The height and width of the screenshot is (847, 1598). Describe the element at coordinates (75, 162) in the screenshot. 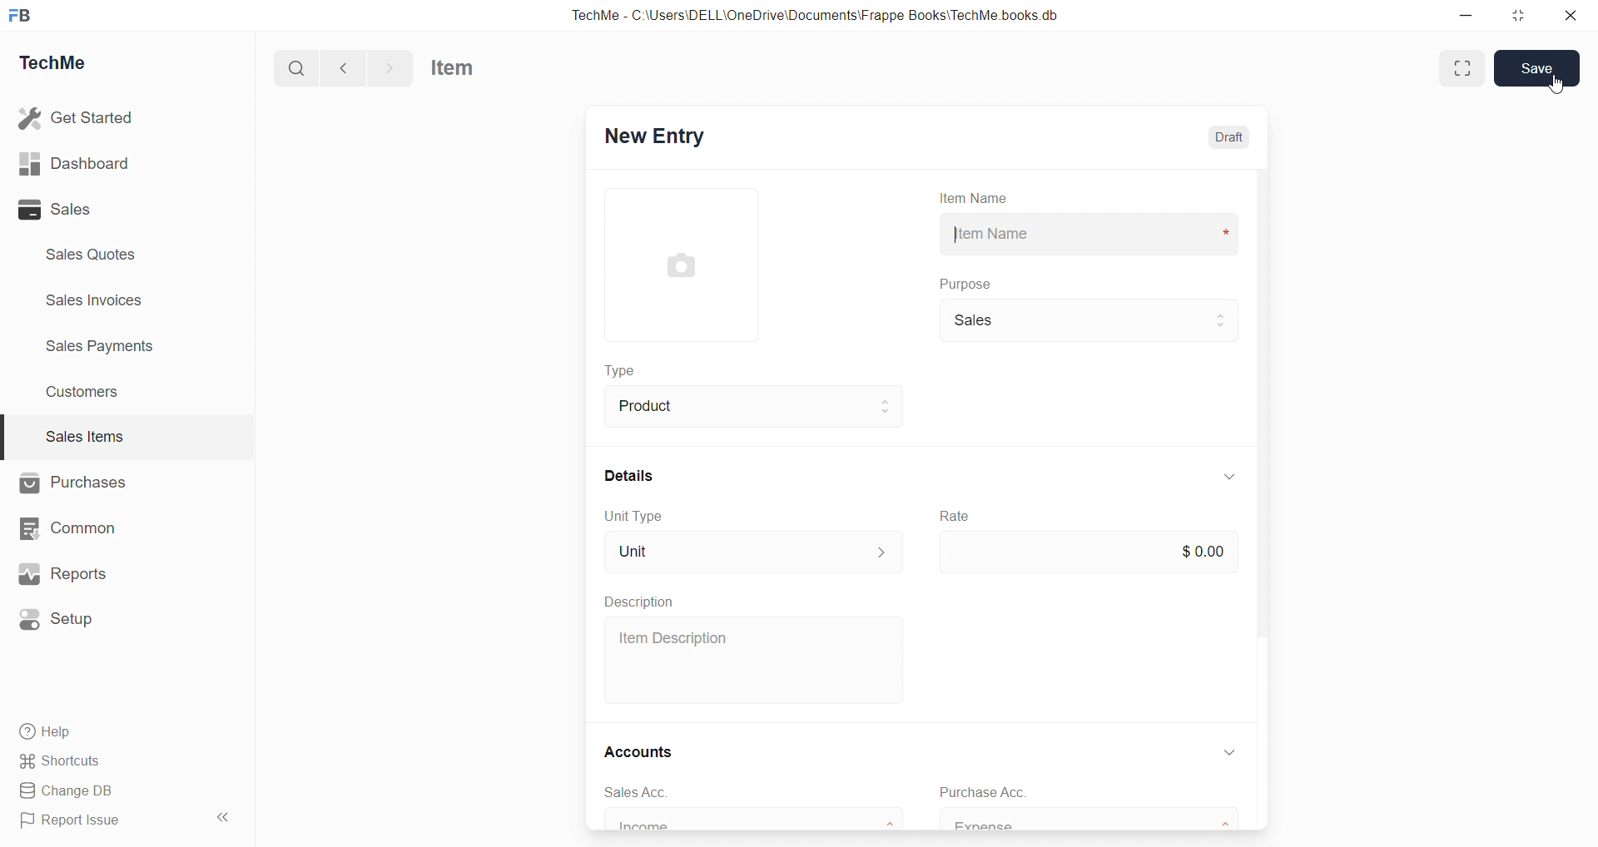

I see `Dashboard` at that location.